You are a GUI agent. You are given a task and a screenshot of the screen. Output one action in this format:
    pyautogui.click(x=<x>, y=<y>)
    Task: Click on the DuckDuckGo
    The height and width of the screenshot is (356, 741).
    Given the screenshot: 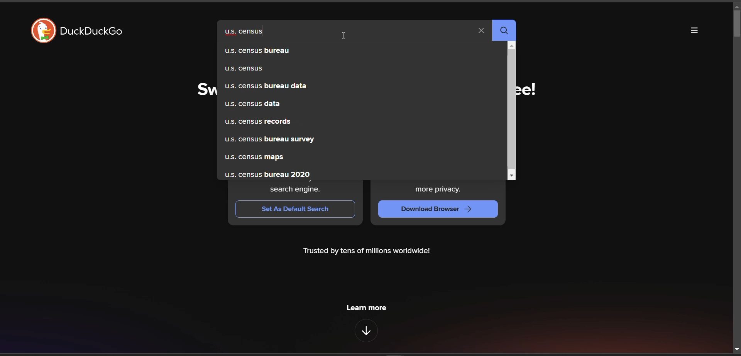 What is the action you would take?
    pyautogui.click(x=92, y=32)
    